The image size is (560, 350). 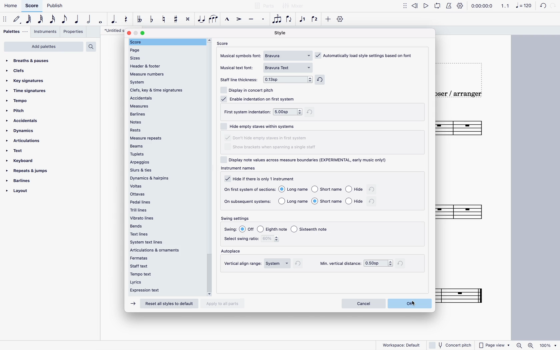 What do you see at coordinates (372, 202) in the screenshot?
I see `refresh` at bounding box center [372, 202].